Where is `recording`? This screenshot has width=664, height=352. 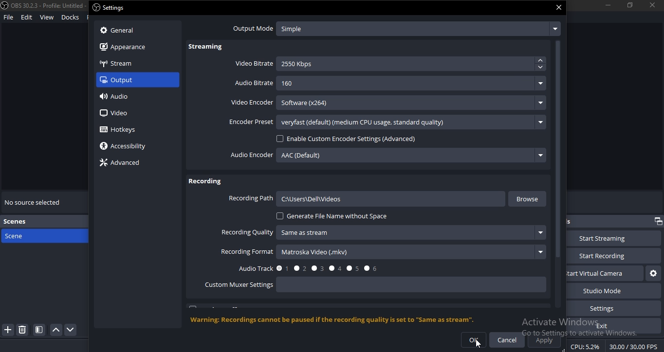 recording is located at coordinates (204, 180).